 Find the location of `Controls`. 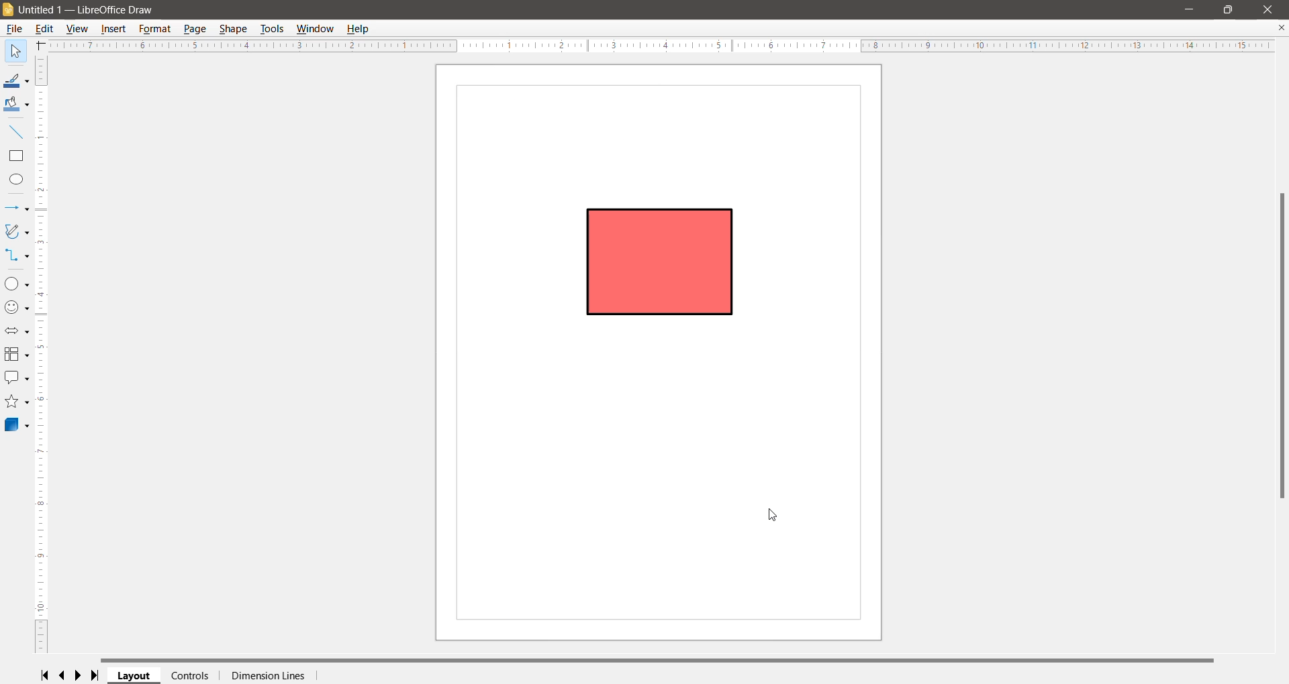

Controls is located at coordinates (191, 677).